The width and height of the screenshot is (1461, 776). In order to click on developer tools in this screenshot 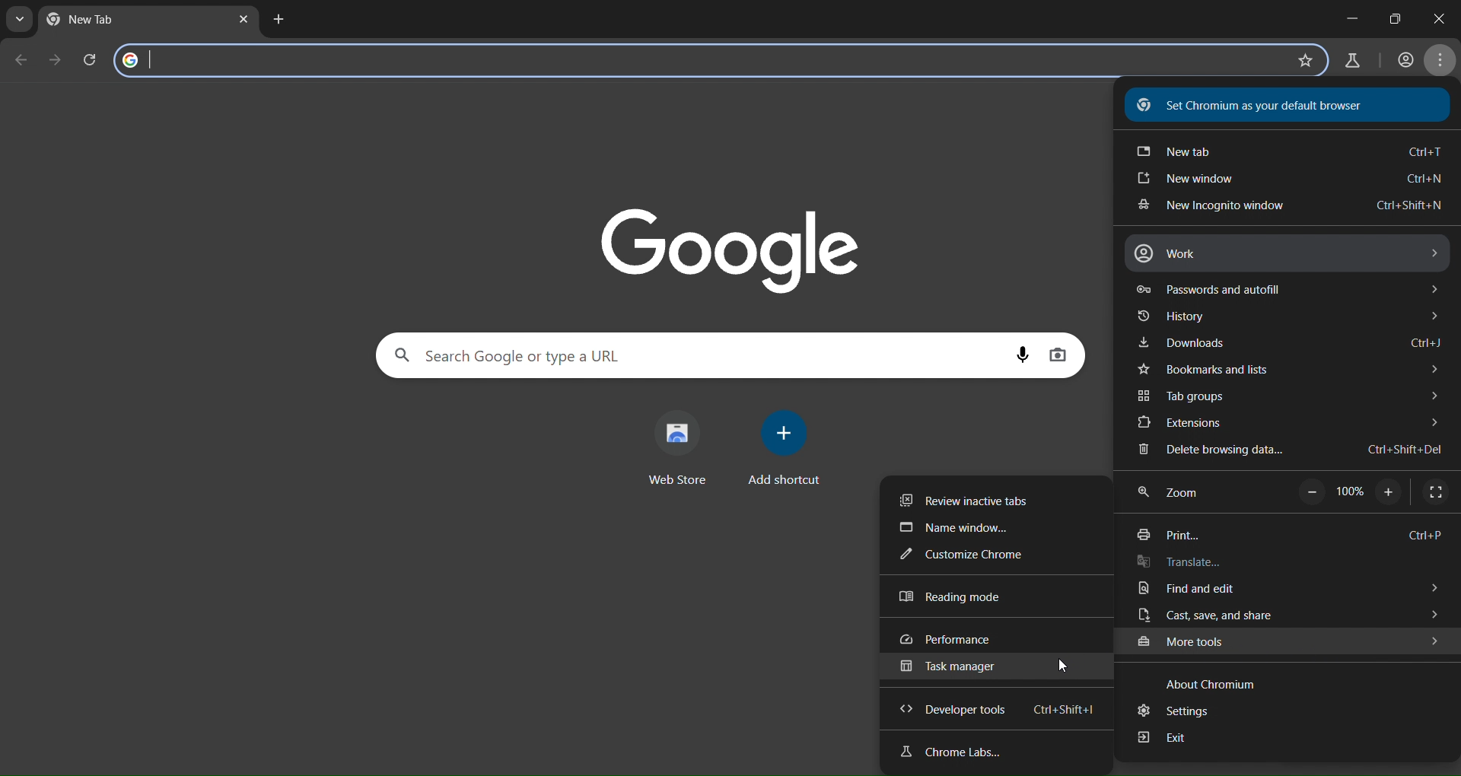, I will do `click(995, 711)`.